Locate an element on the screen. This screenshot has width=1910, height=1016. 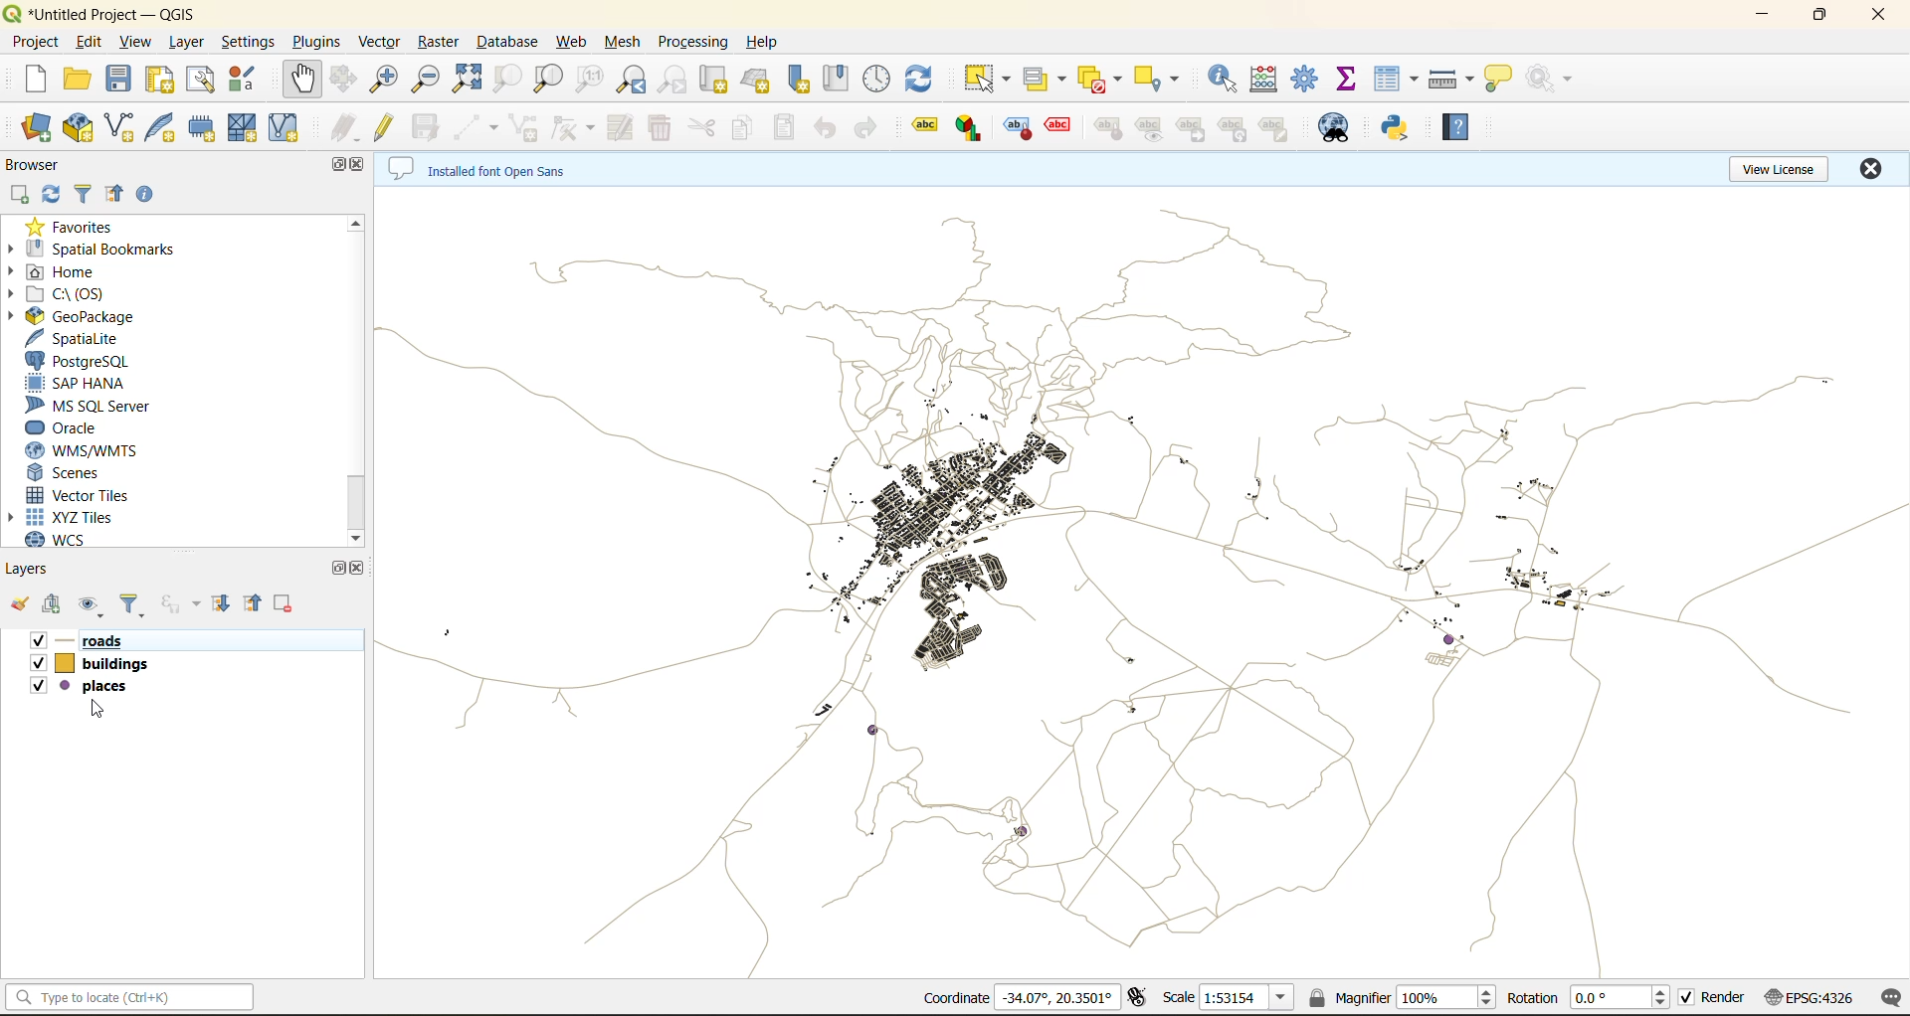
show tips is located at coordinates (1502, 83).